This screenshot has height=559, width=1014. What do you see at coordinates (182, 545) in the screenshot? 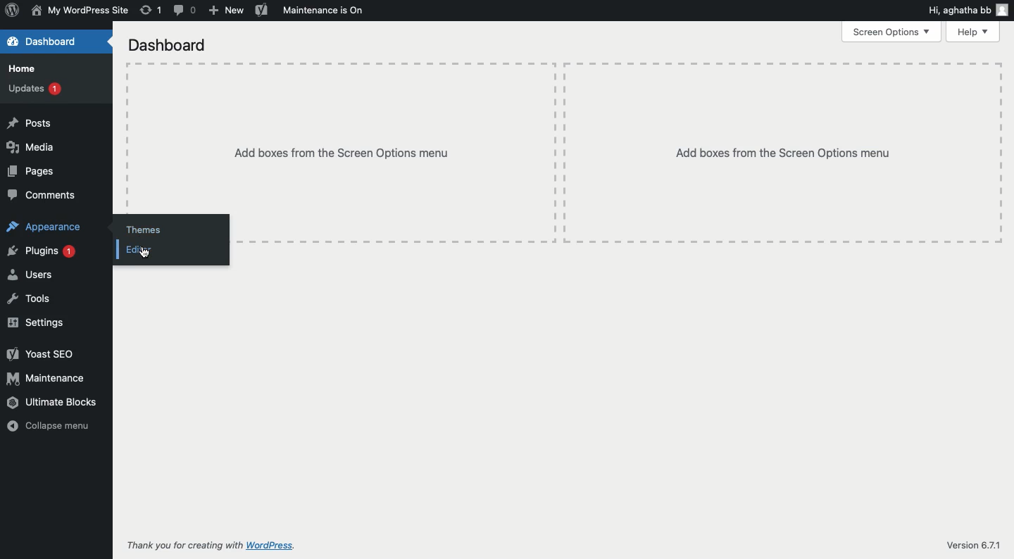
I see `Thank you for creating with` at bounding box center [182, 545].